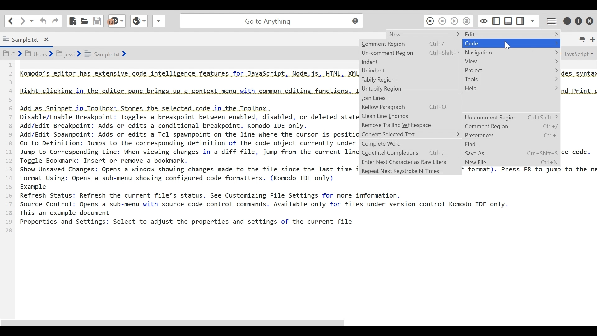  What do you see at coordinates (180, 186) in the screenshot?
I see `Text Entry Pane` at bounding box center [180, 186].